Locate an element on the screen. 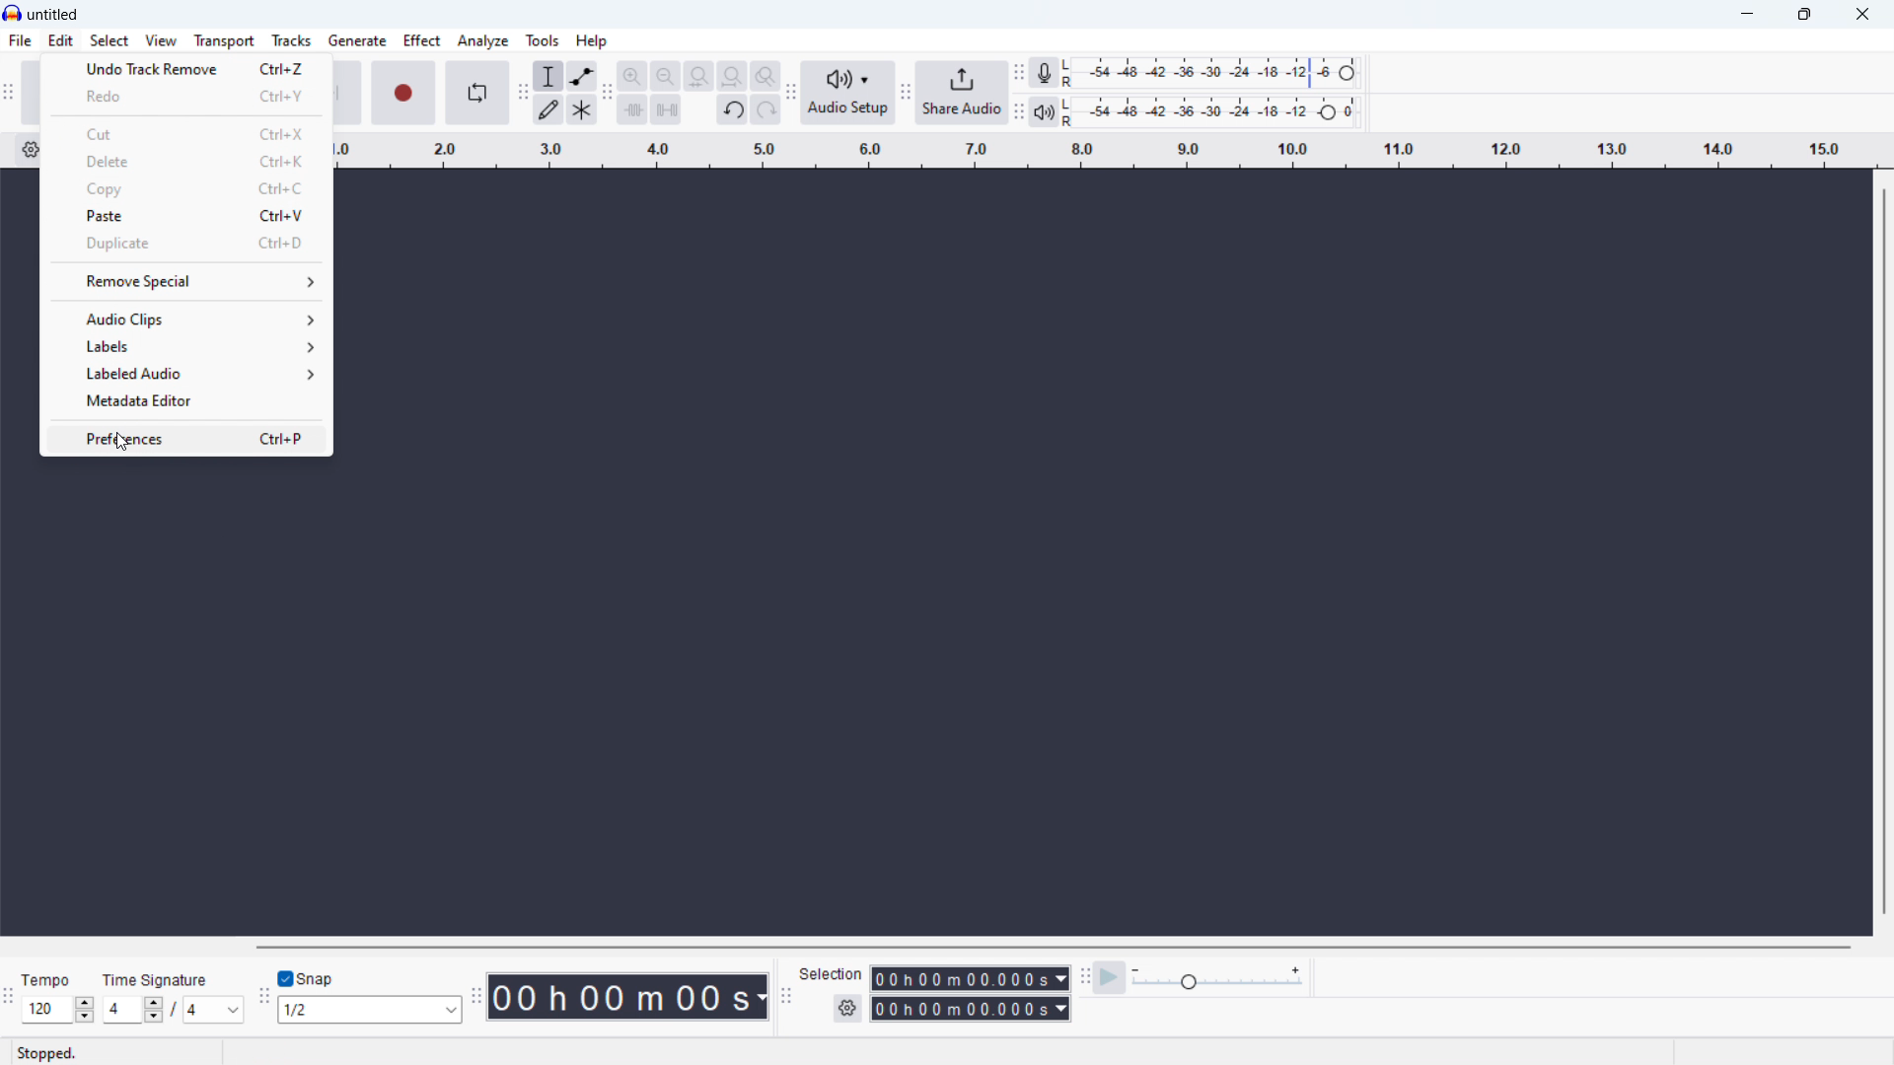  redo is located at coordinates (765, 109).